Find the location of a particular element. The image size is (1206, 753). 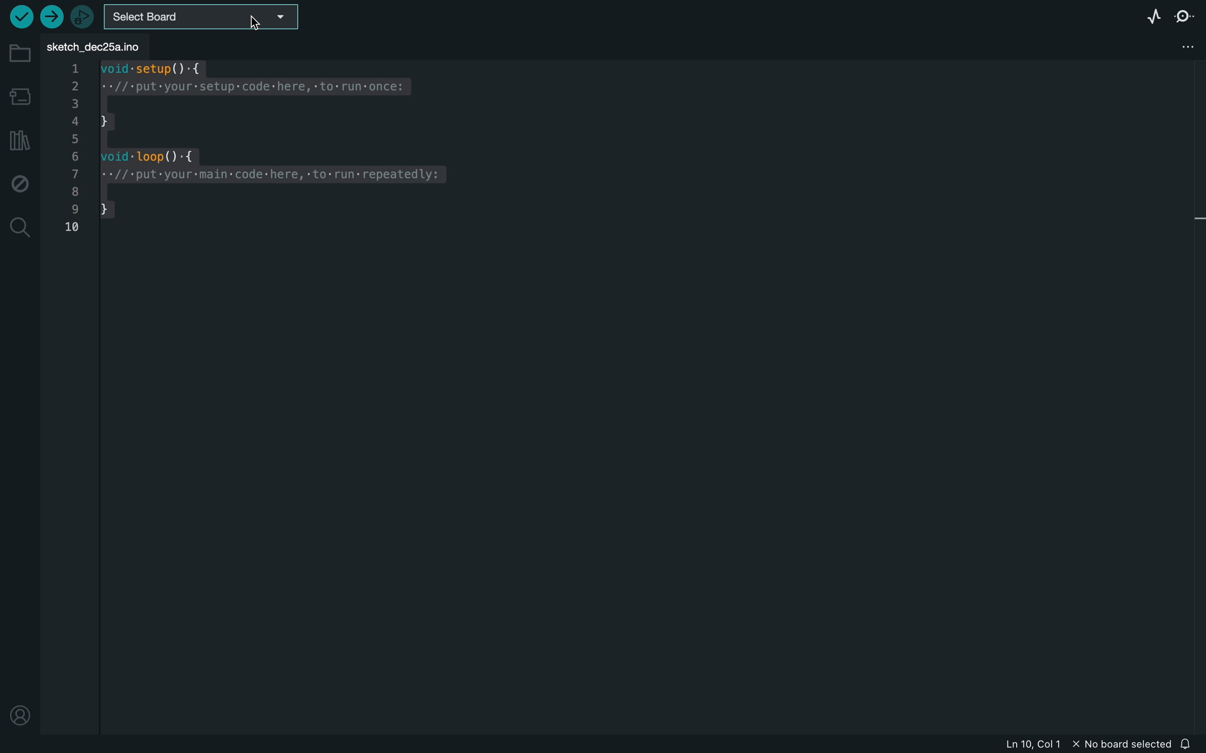

profile is located at coordinates (19, 717).